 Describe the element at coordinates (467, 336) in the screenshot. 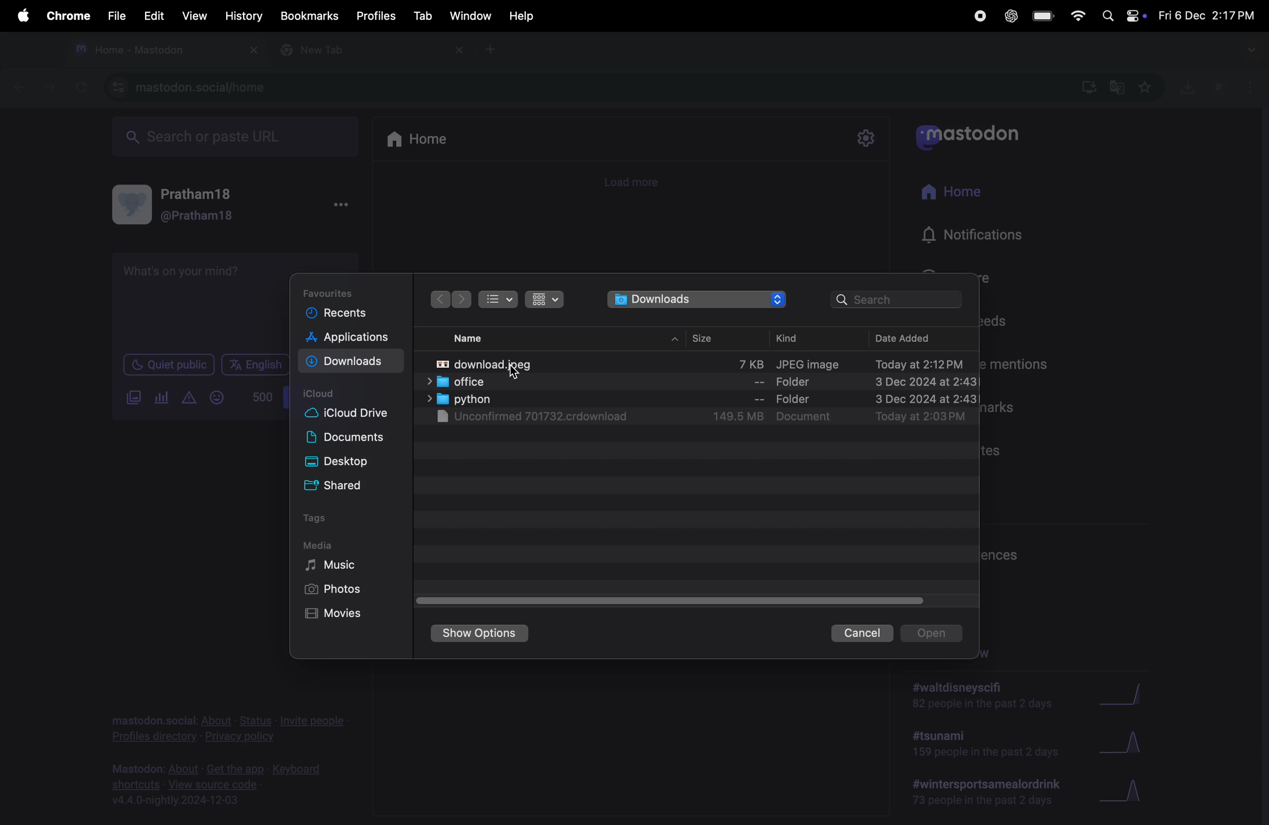

I see `name` at that location.